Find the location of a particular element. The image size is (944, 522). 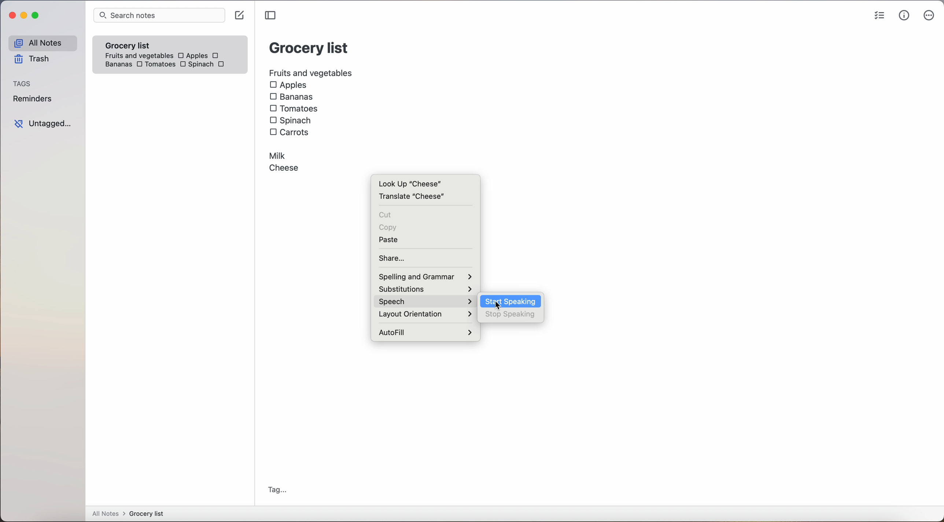

translate cheese is located at coordinates (413, 198).